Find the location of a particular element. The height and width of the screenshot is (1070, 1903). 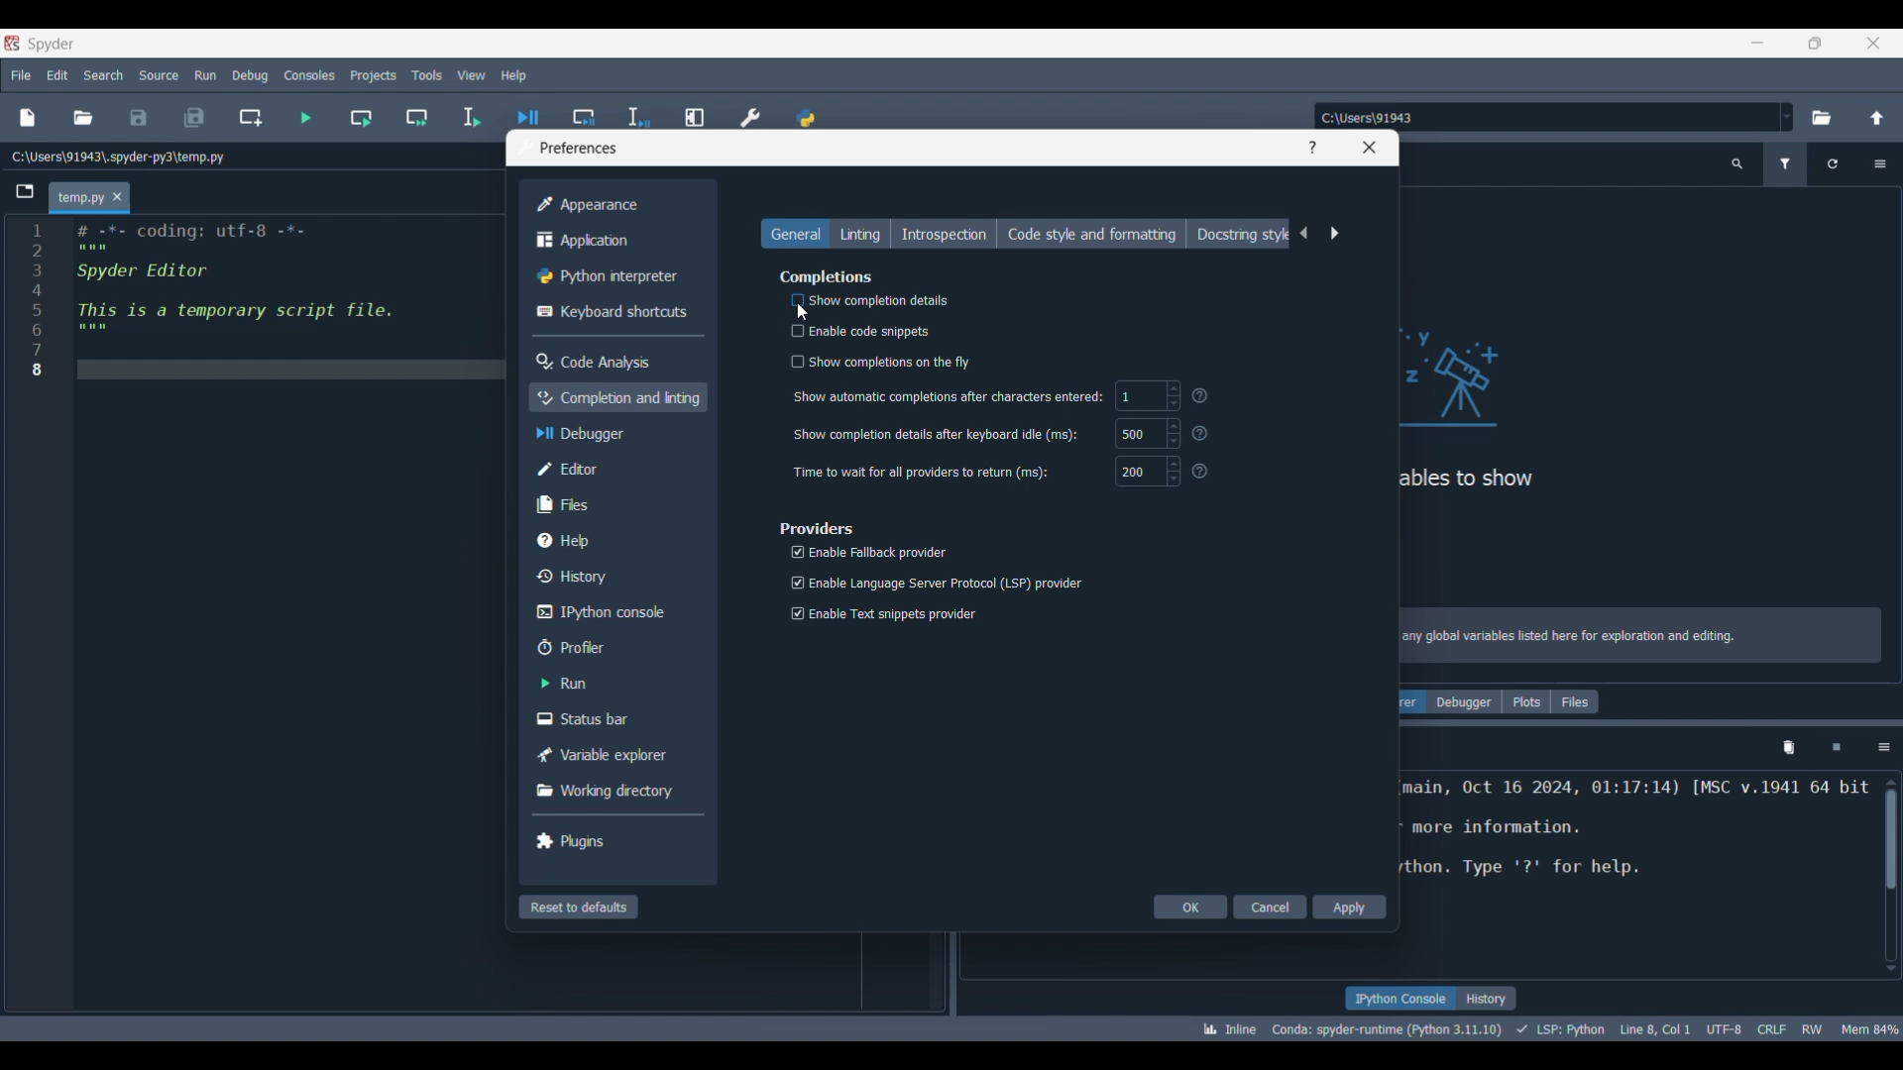

Interrupt kernel is located at coordinates (1837, 748).